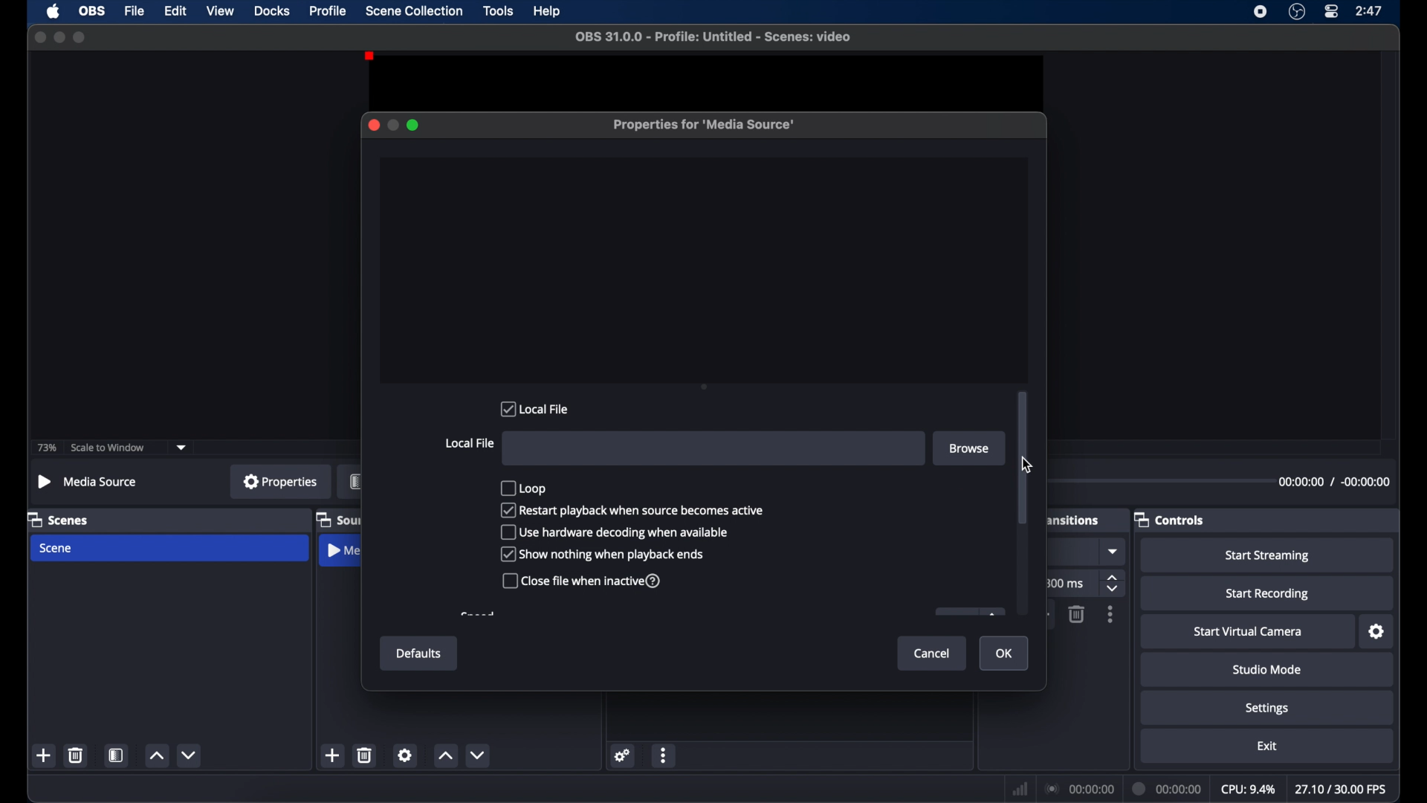 Image resolution: width=1427 pixels, height=803 pixels. Describe the element at coordinates (1032, 465) in the screenshot. I see `Cursor` at that location.